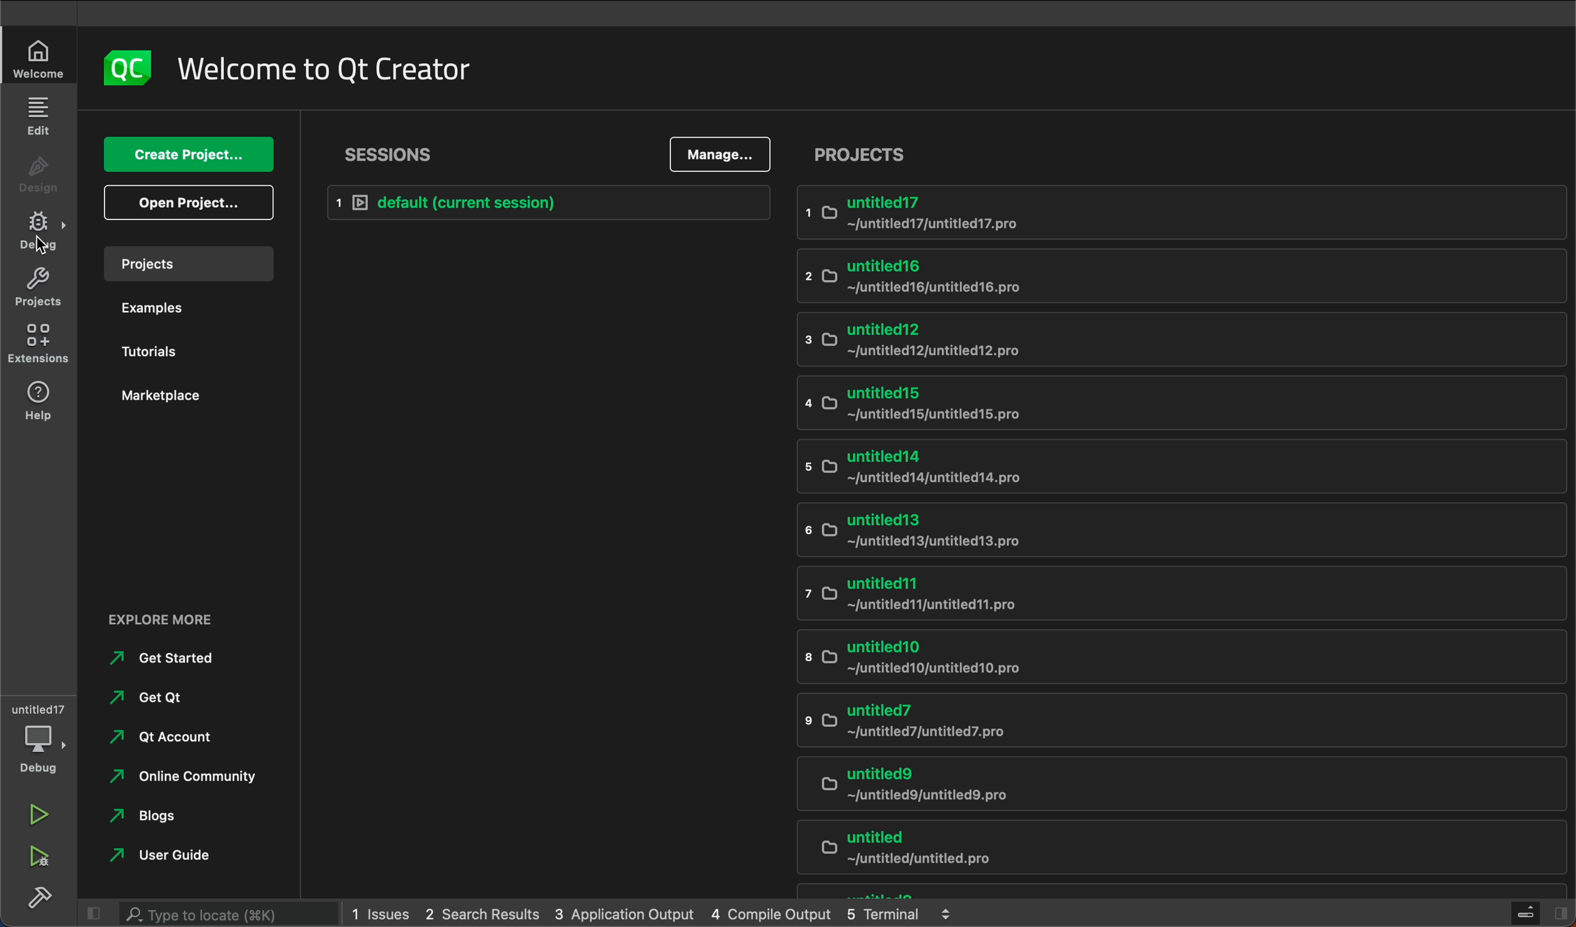 The width and height of the screenshot is (1576, 927). What do you see at coordinates (882, 912) in the screenshot?
I see `5 Terminal` at bounding box center [882, 912].